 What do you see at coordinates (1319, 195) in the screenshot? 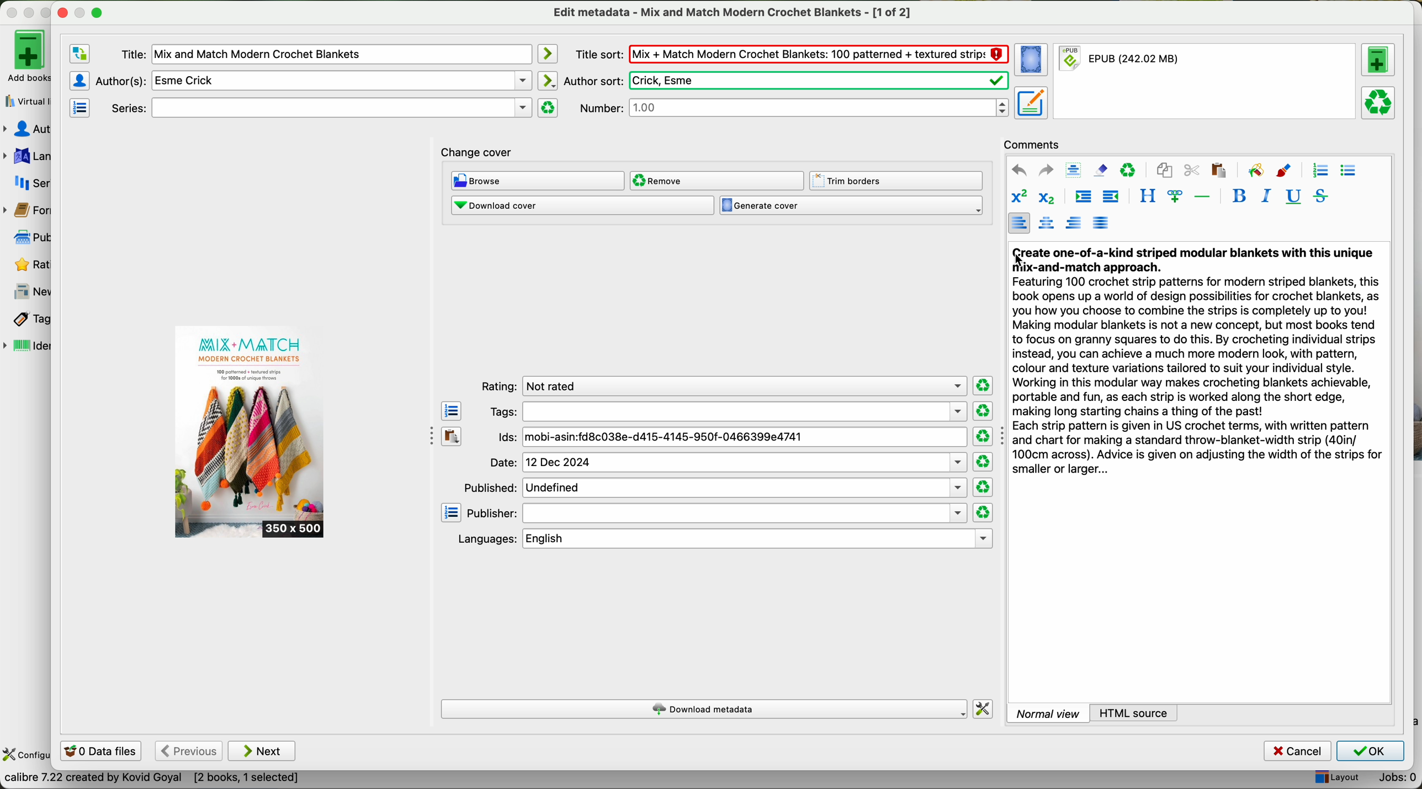
I see `strikeout` at bounding box center [1319, 195].